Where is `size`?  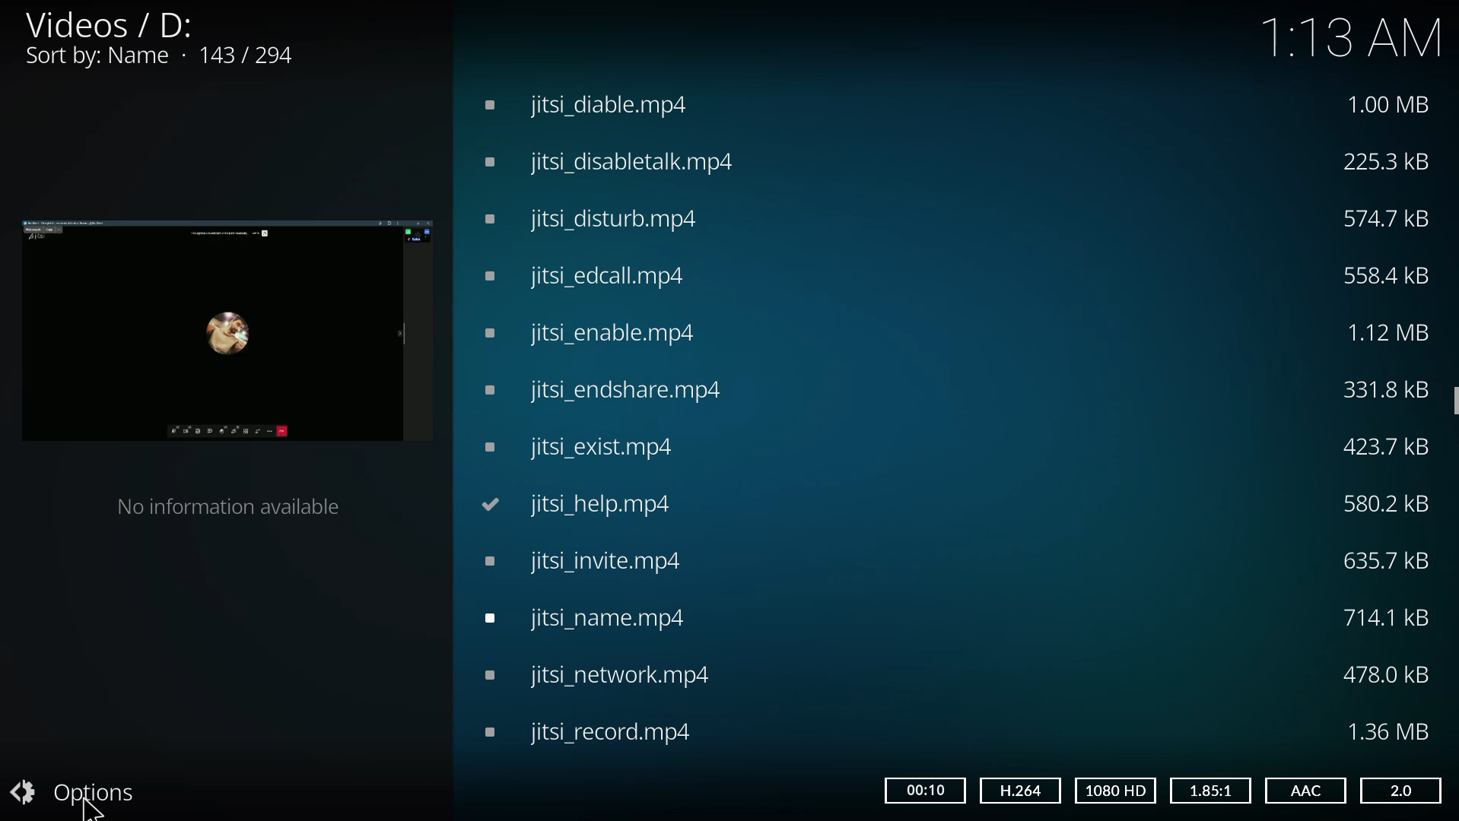
size is located at coordinates (1379, 388).